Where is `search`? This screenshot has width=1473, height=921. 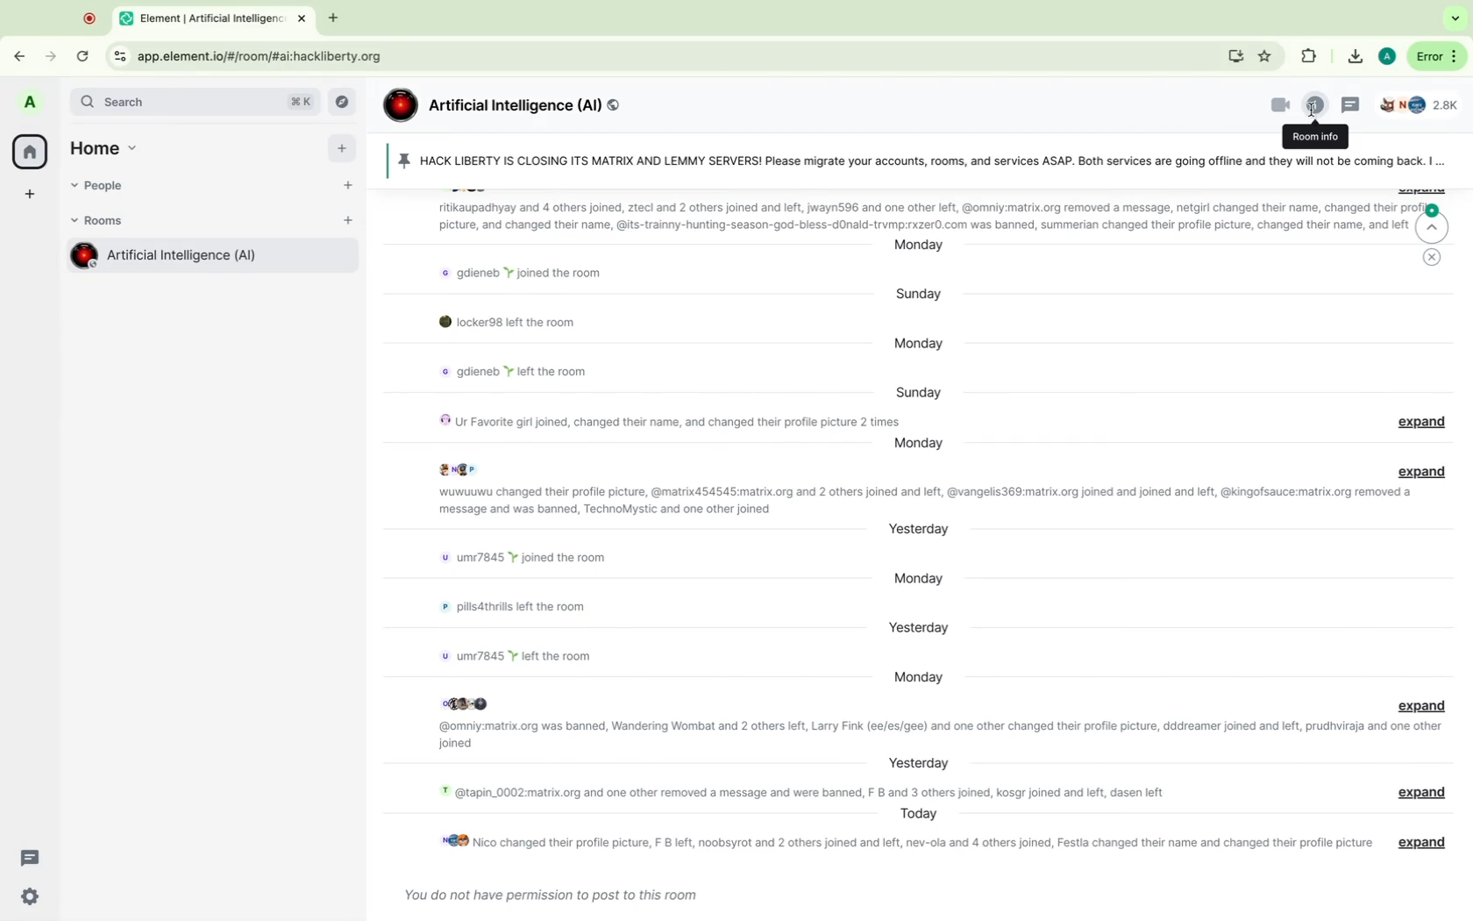 search is located at coordinates (196, 102).